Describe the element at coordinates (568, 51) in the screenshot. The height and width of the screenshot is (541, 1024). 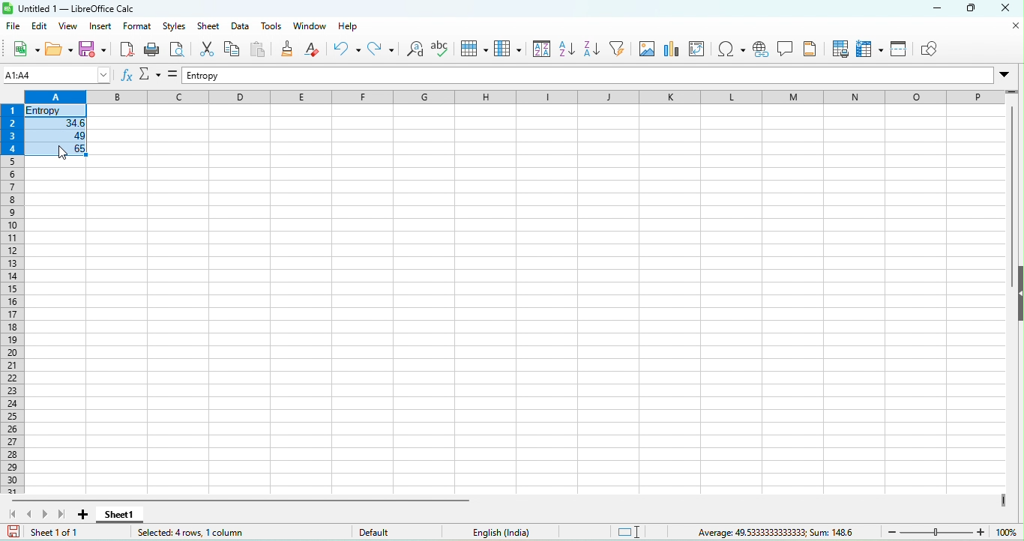
I see `sort ascending ` at that location.